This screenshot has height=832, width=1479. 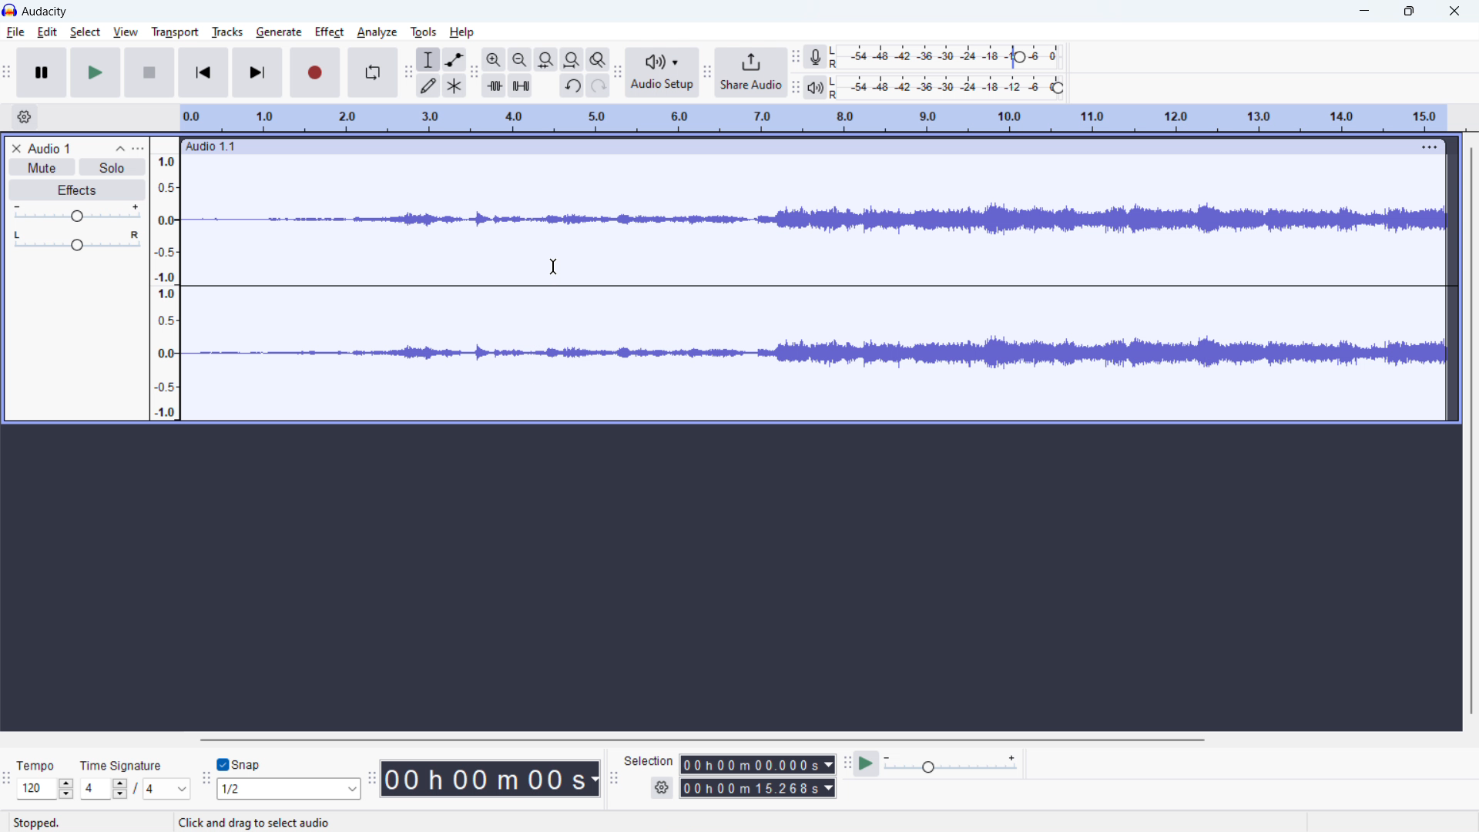 I want to click on silence selection, so click(x=520, y=86).